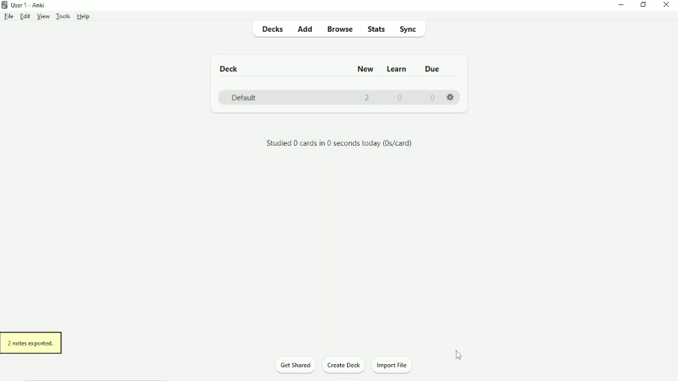 The image size is (678, 381). I want to click on Default, so click(244, 99).